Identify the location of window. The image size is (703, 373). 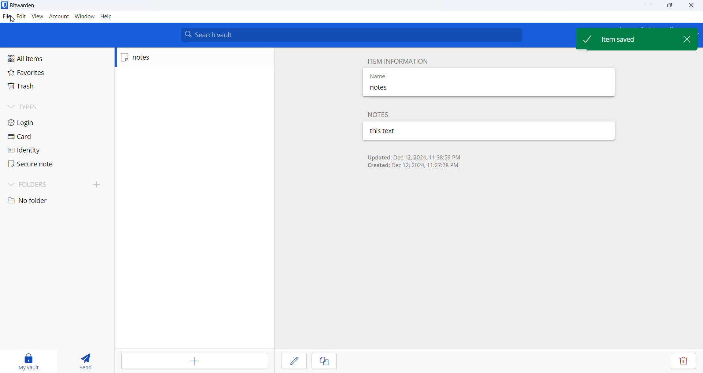
(83, 17).